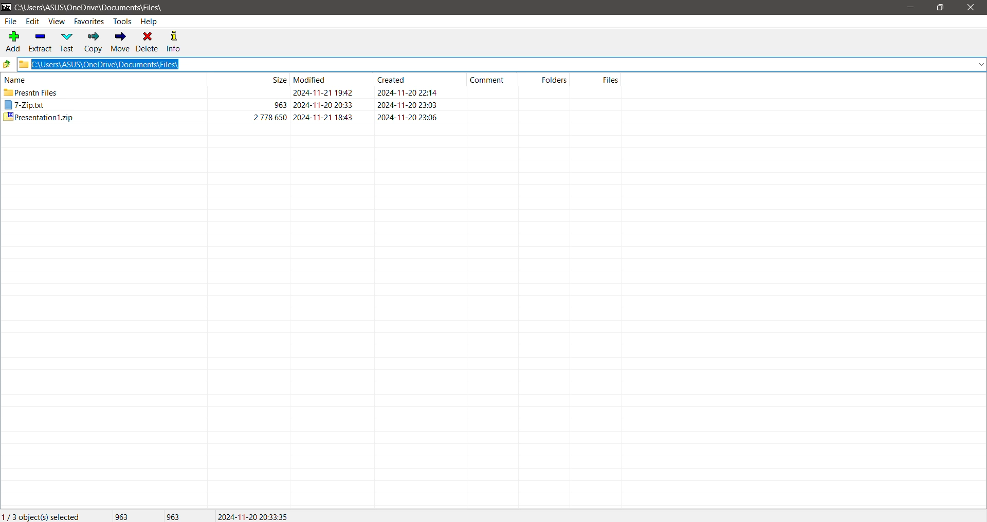 This screenshot has width=987, height=522. What do you see at coordinates (31, 92) in the screenshot?
I see `presntn files` at bounding box center [31, 92].